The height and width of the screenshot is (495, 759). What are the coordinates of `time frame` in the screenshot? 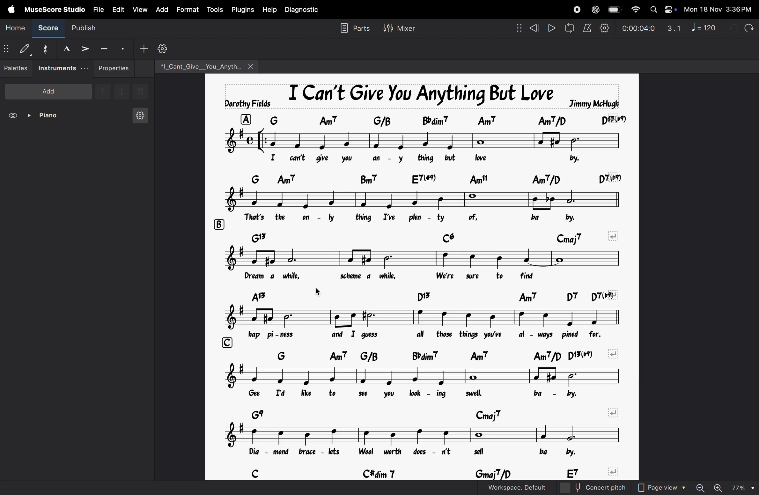 It's located at (636, 28).